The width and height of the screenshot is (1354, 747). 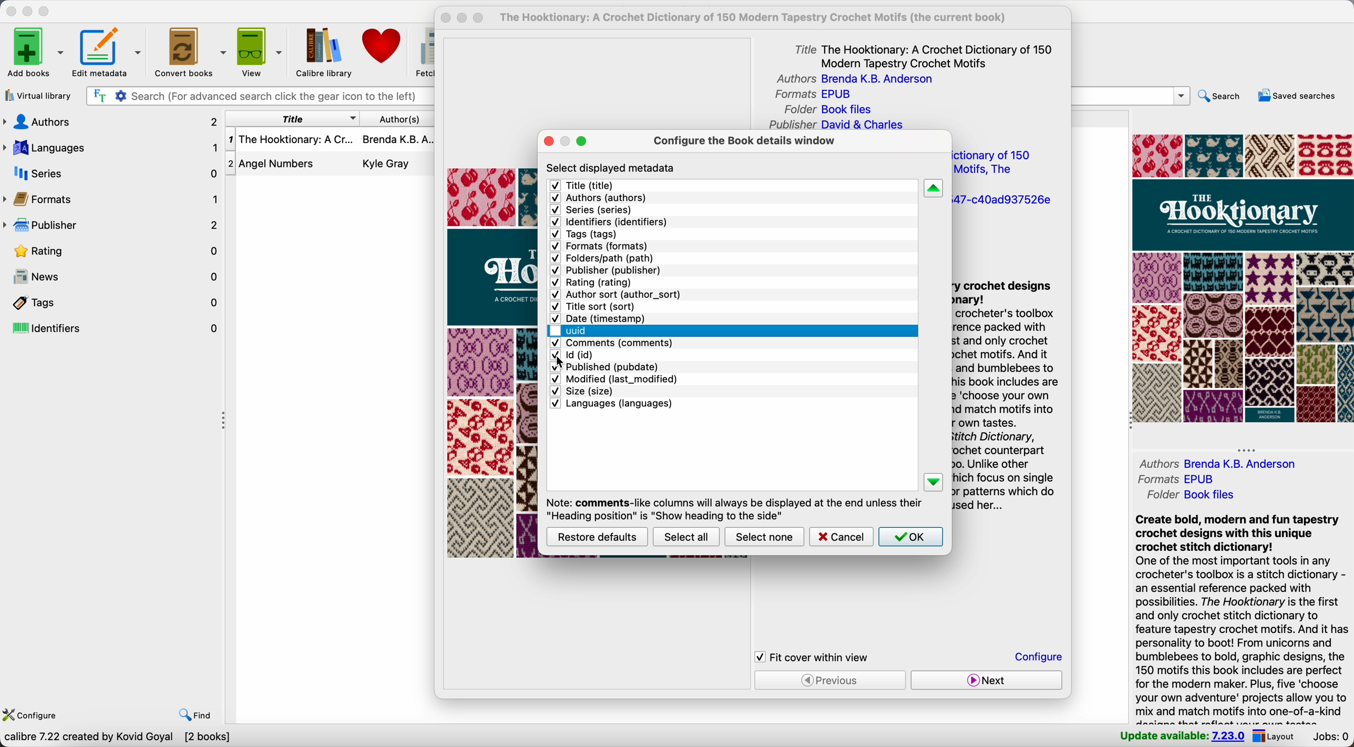 I want to click on configure the book details window, so click(x=743, y=144).